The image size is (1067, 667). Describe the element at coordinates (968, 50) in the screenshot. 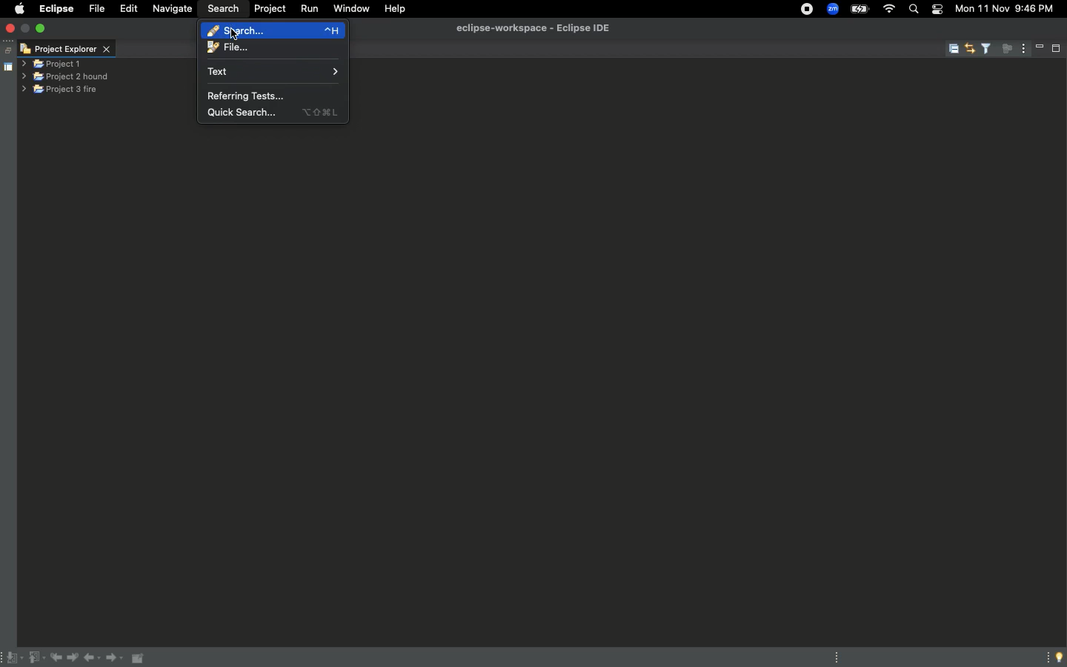

I see `Link with editor` at that location.